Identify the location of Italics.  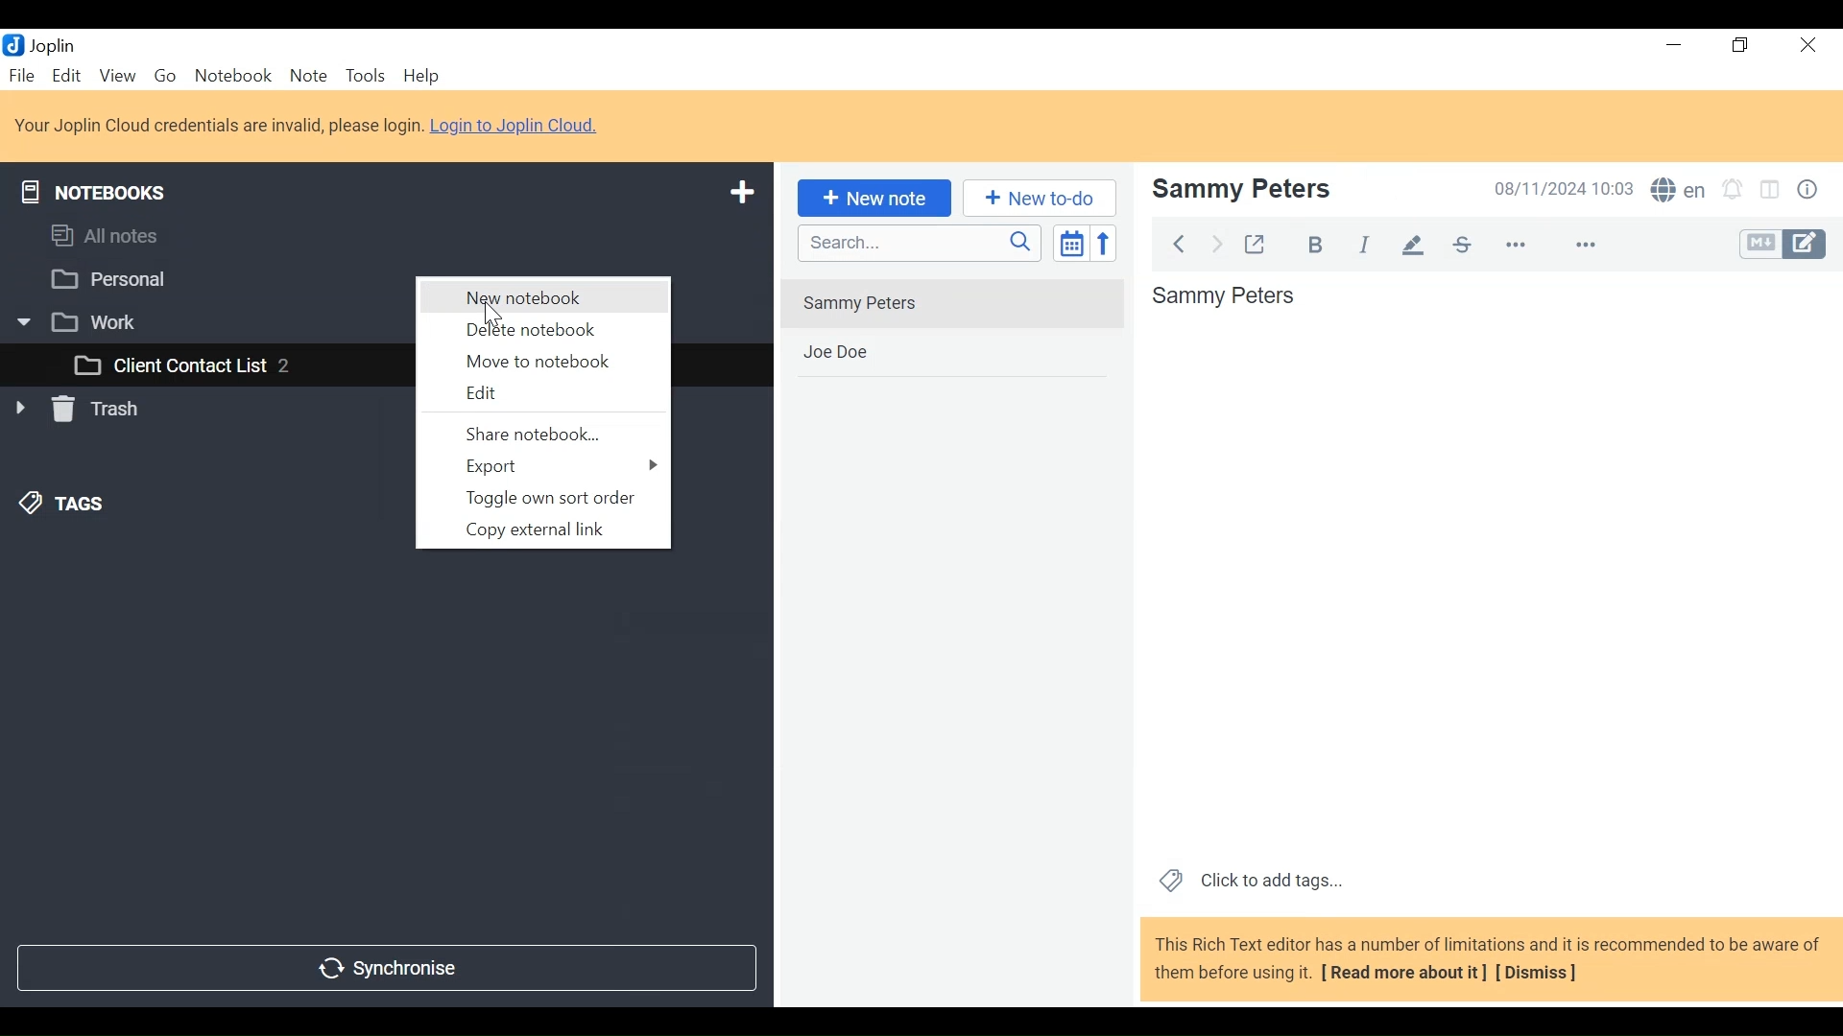
(1369, 243).